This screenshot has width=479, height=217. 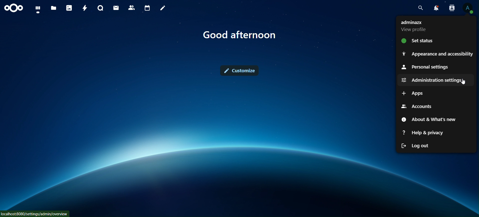 What do you see at coordinates (53, 8) in the screenshot?
I see `files` at bounding box center [53, 8].